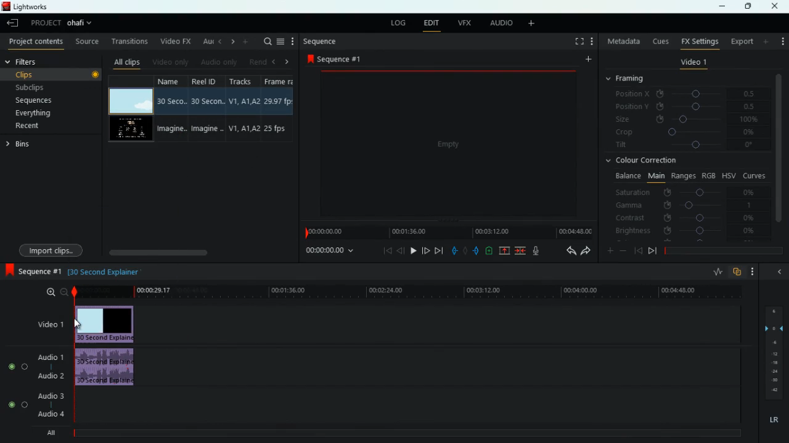  What do you see at coordinates (775, 390) in the screenshot?
I see `-42 (layer)` at bounding box center [775, 390].